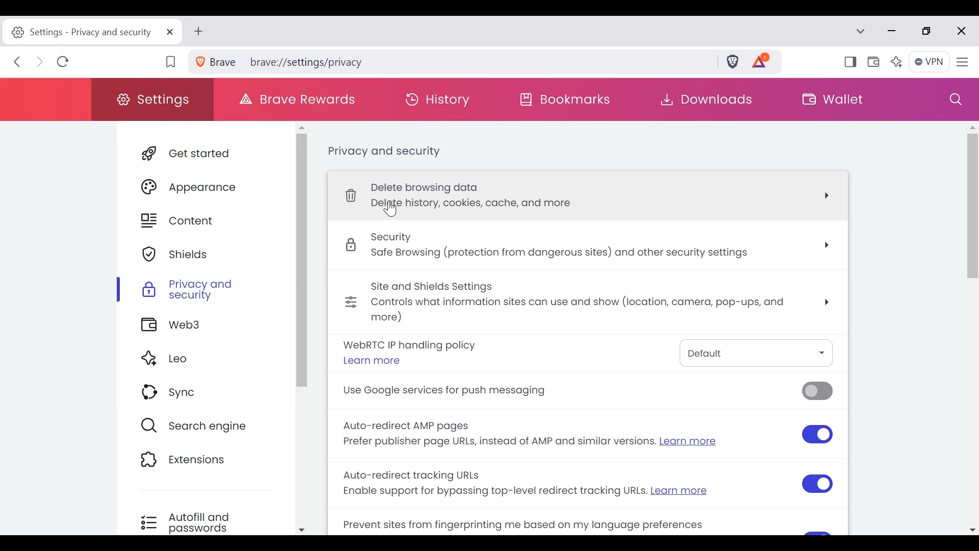 This screenshot has width=979, height=551. What do you see at coordinates (91, 32) in the screenshot?
I see `Settings-privacy and security` at bounding box center [91, 32].